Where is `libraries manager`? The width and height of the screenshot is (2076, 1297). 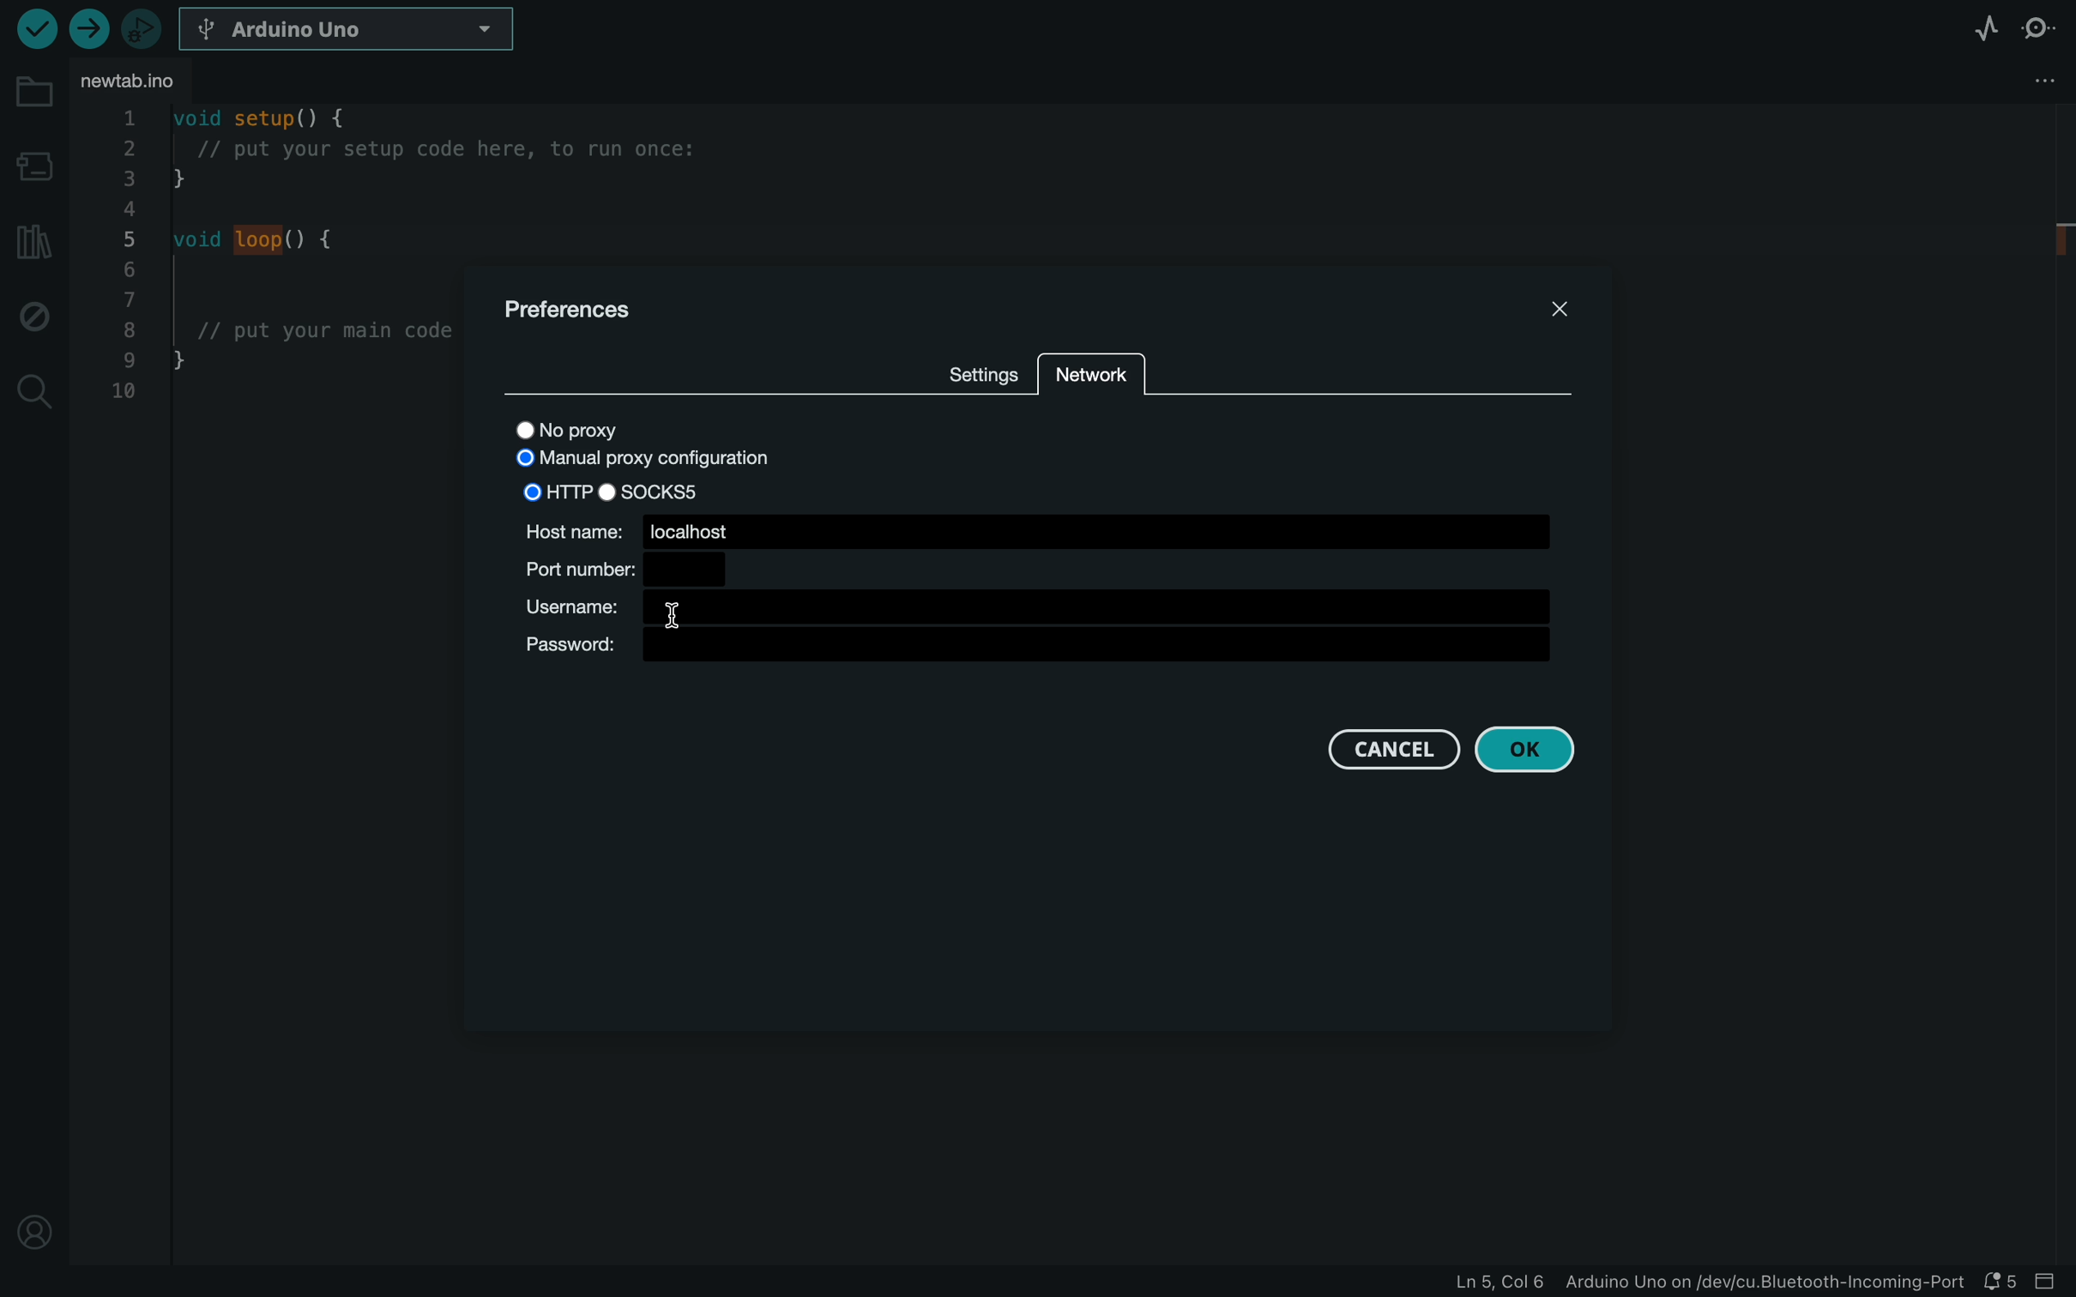
libraries manager is located at coordinates (32, 242).